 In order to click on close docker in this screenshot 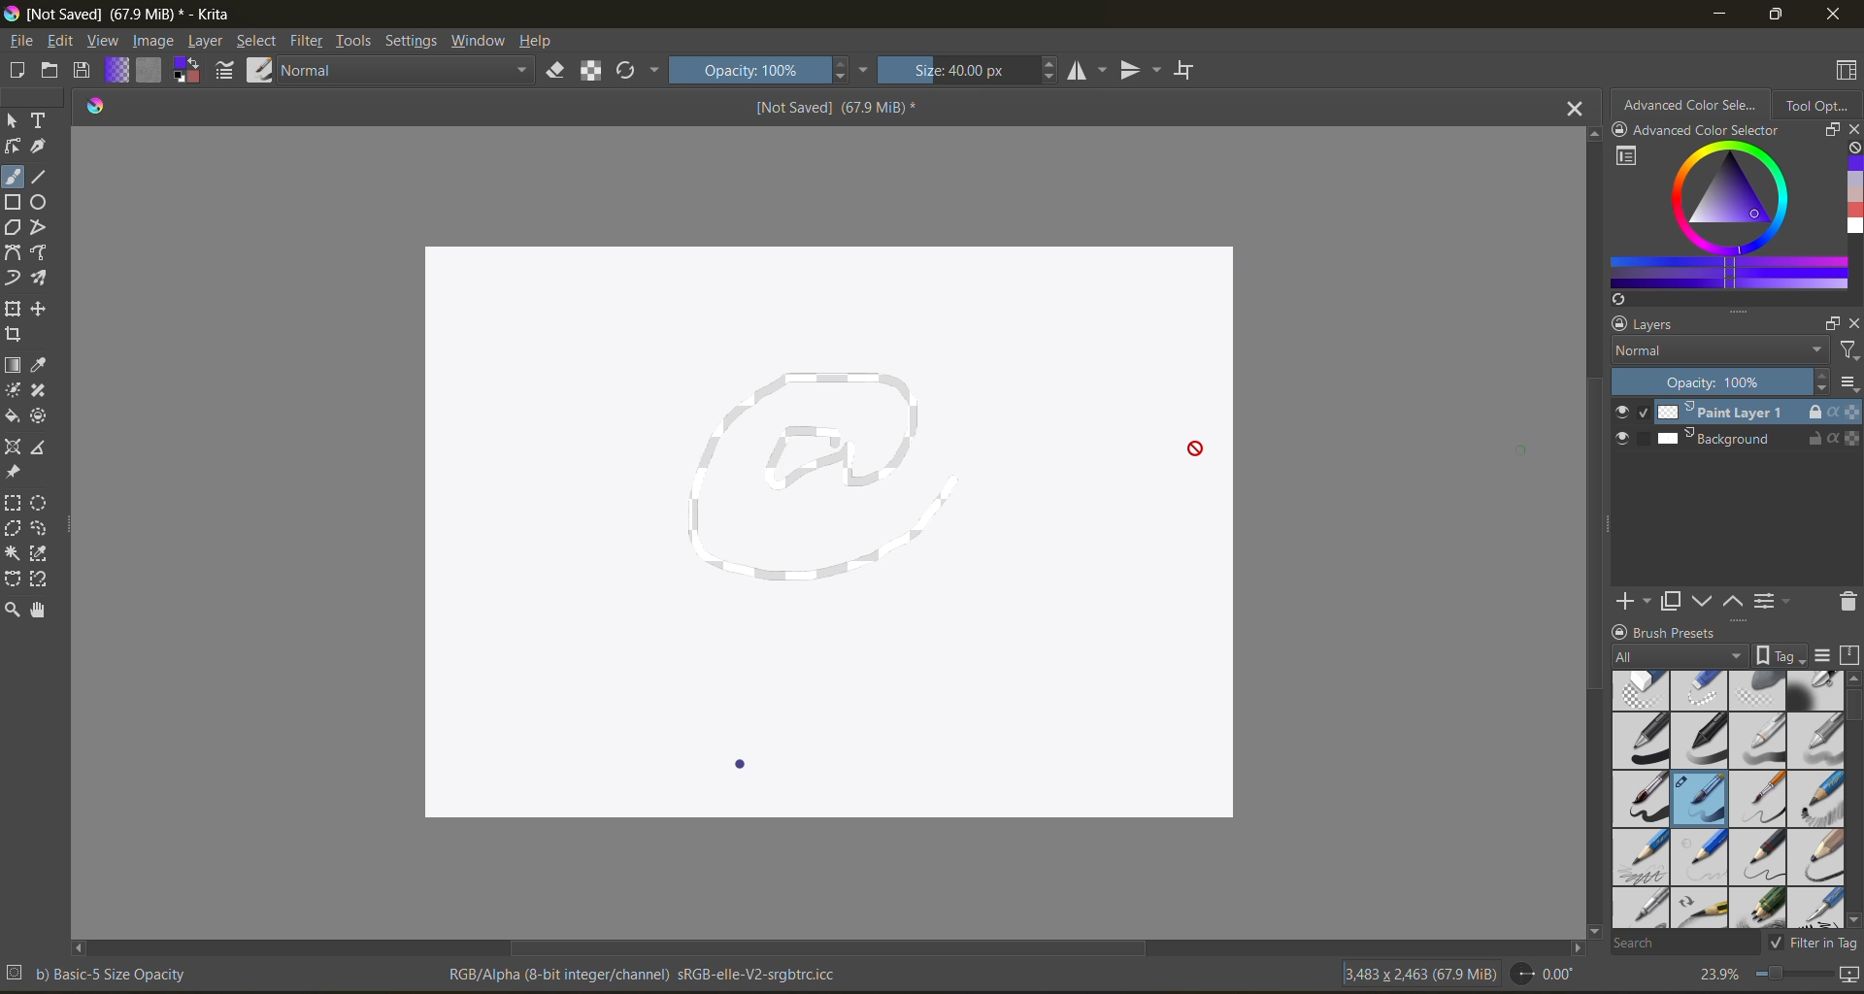, I will do `click(1852, 128)`.